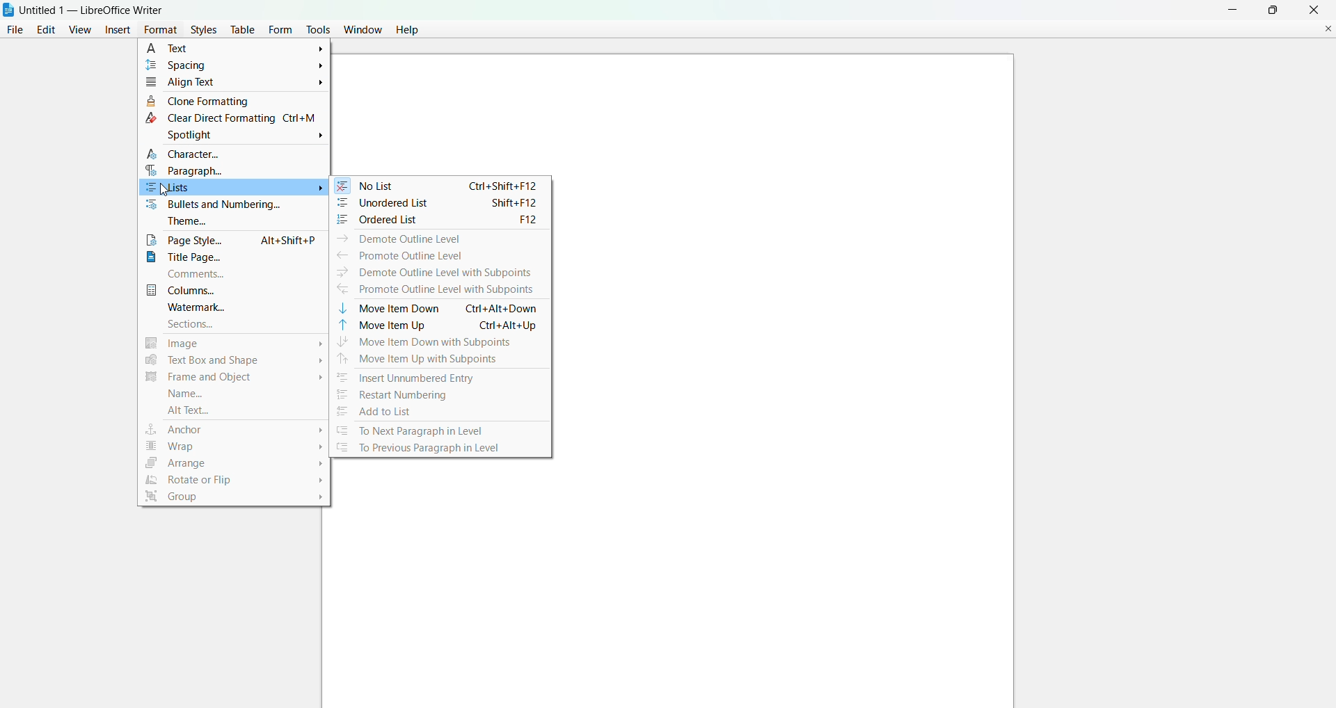 The image size is (1336, 708). What do you see at coordinates (201, 412) in the screenshot?
I see `alt text` at bounding box center [201, 412].